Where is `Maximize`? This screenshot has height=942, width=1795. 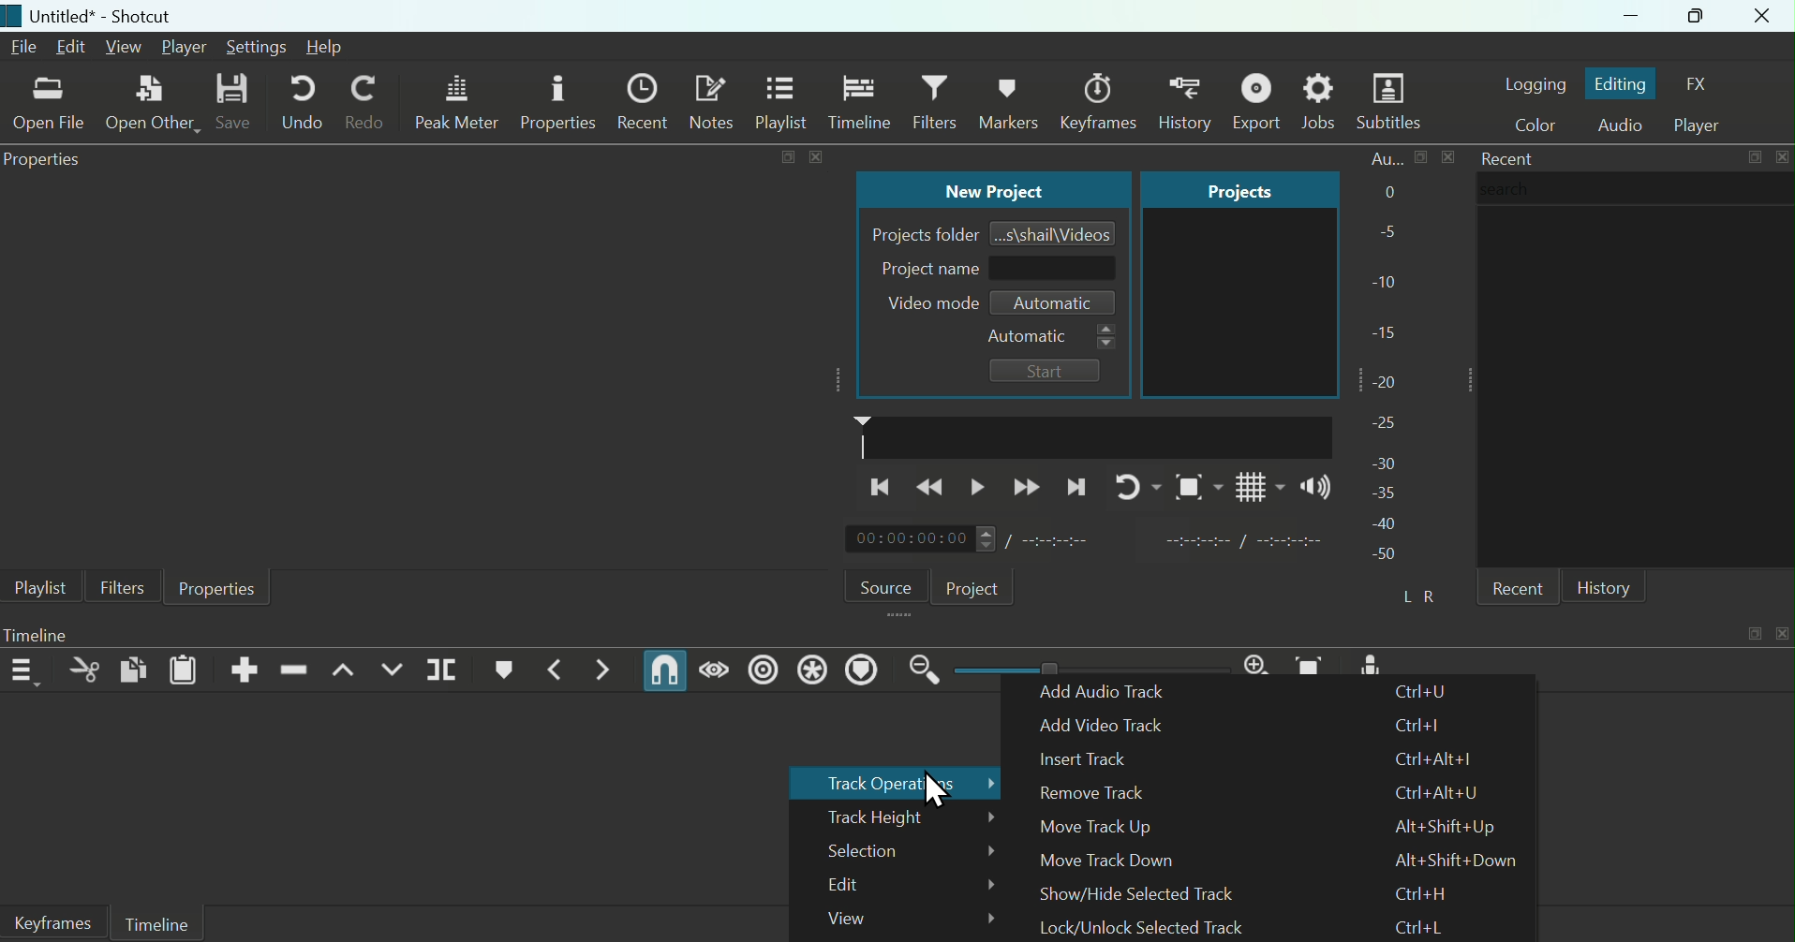
Maximize is located at coordinates (1693, 16).